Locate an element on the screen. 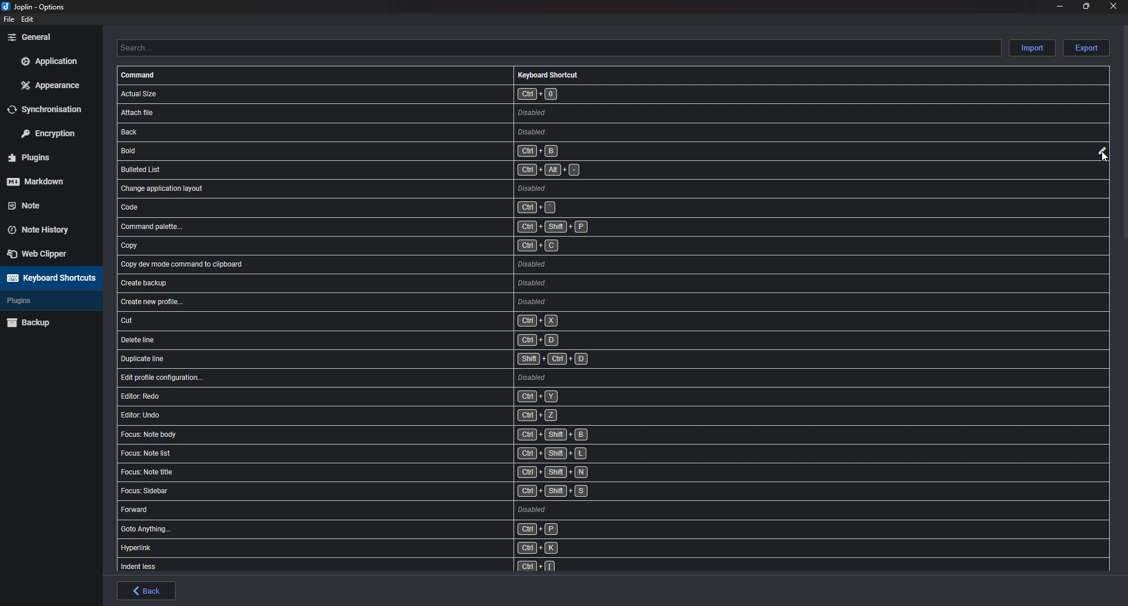 The height and width of the screenshot is (606, 1128). shortcut is located at coordinates (388, 513).